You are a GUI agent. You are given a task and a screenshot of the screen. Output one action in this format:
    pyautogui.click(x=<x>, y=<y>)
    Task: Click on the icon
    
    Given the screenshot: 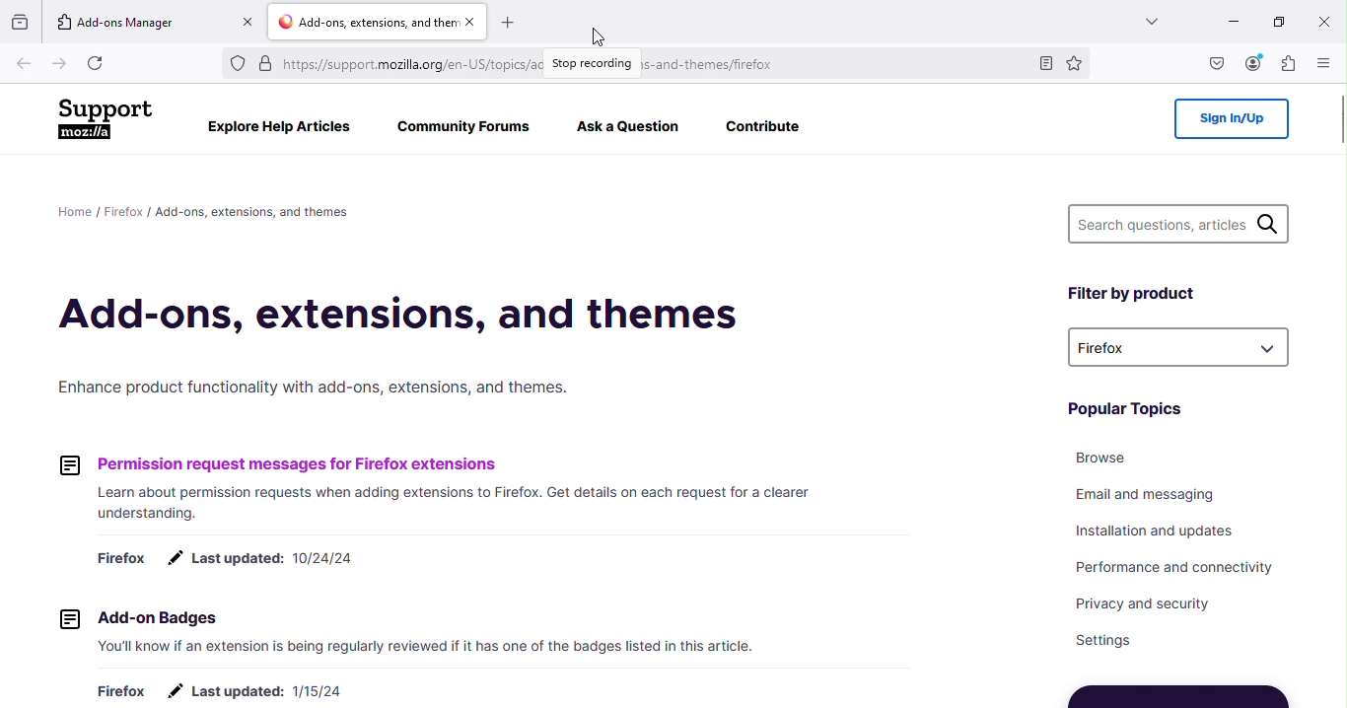 What is the action you would take?
    pyautogui.click(x=68, y=616)
    